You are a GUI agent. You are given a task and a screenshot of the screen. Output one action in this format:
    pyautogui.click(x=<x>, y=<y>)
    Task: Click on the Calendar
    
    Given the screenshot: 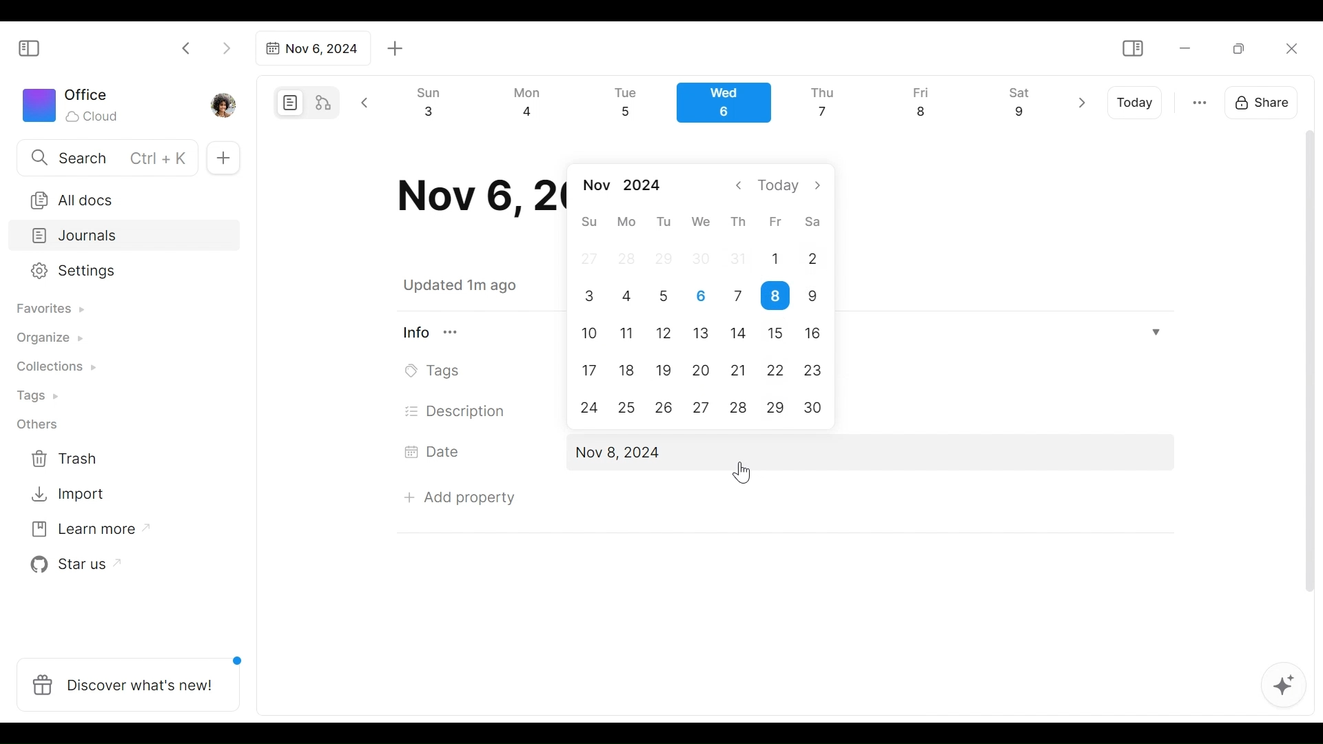 What is the action you would take?
    pyautogui.click(x=702, y=300)
    